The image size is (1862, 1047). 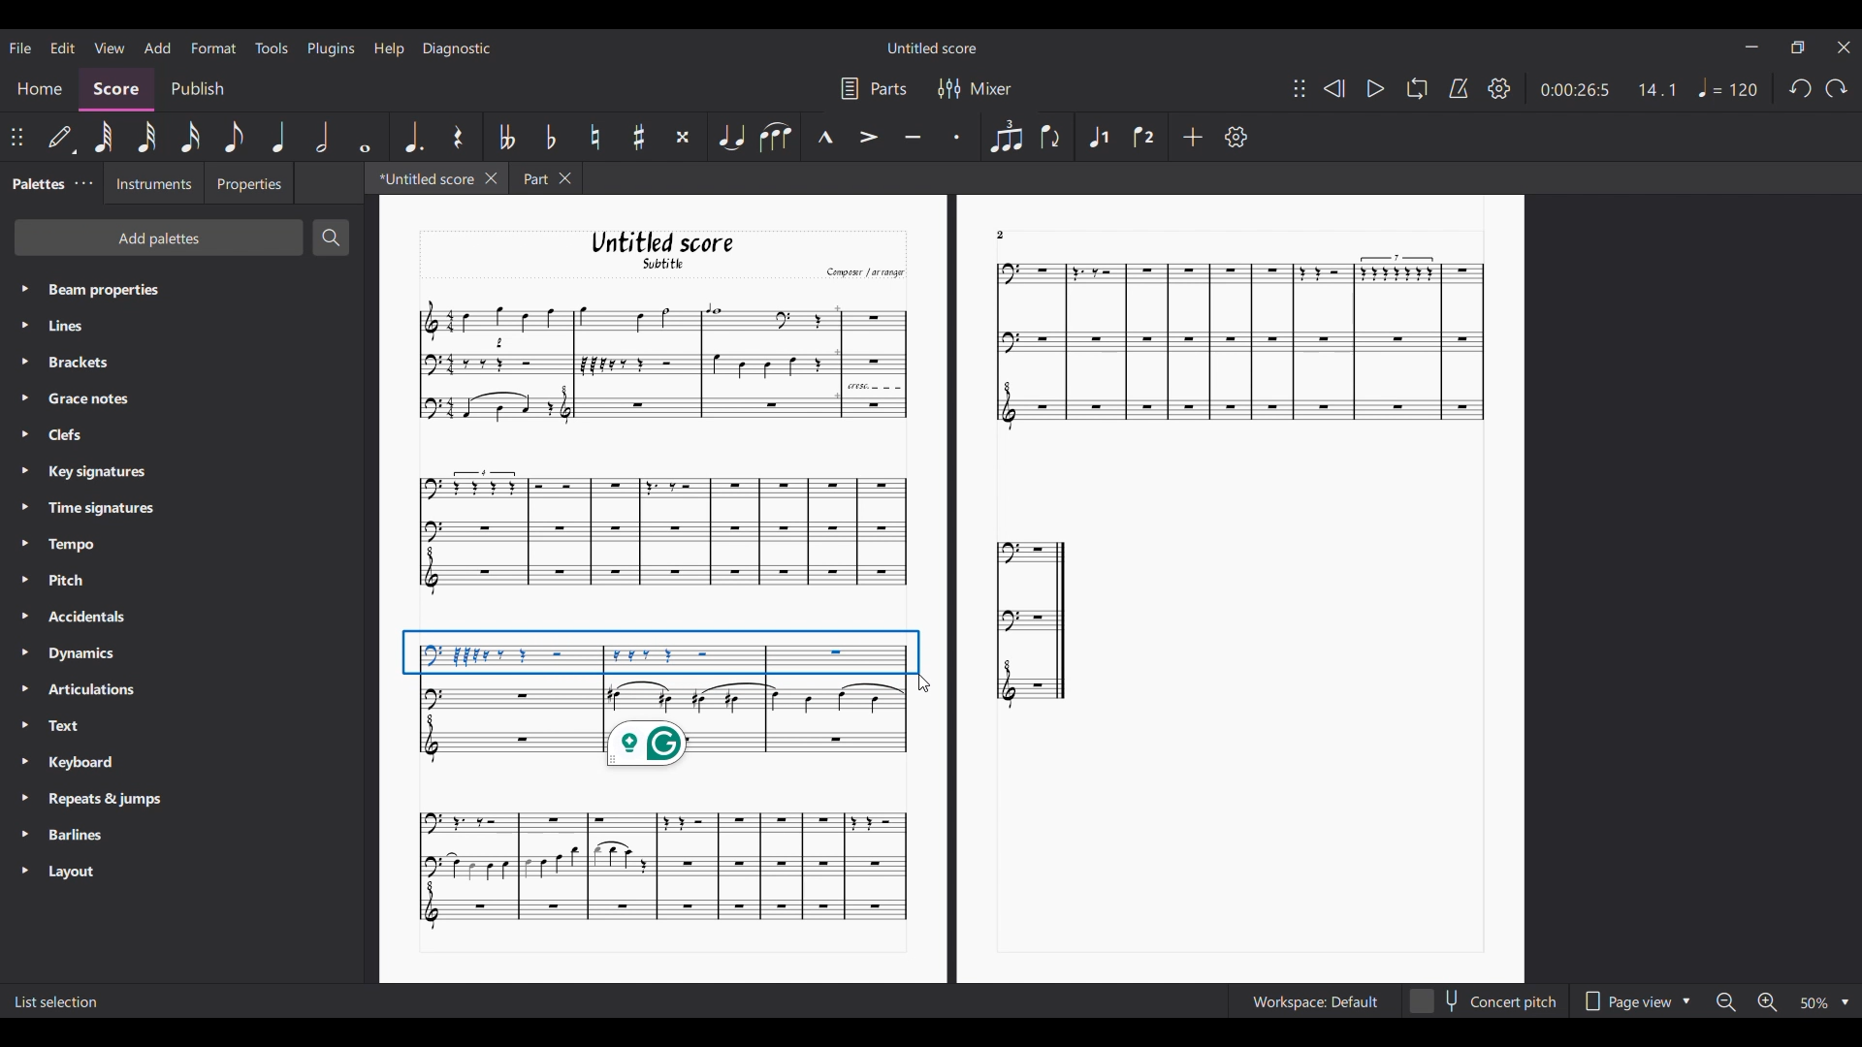 What do you see at coordinates (647, 744) in the screenshot?
I see `Grammarly extension` at bounding box center [647, 744].